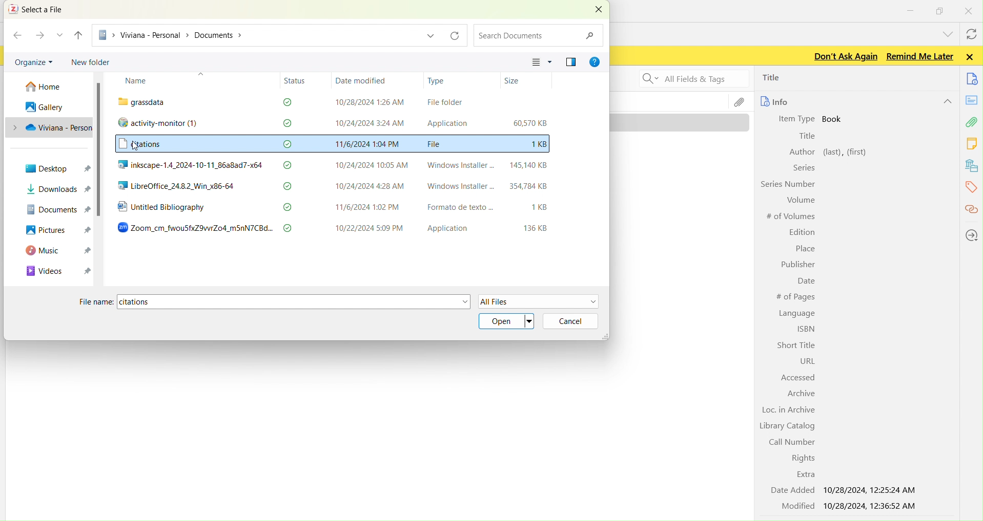 This screenshot has height=521, width=983. What do you see at coordinates (162, 208) in the screenshot?
I see `Untitled Bibliography` at bounding box center [162, 208].